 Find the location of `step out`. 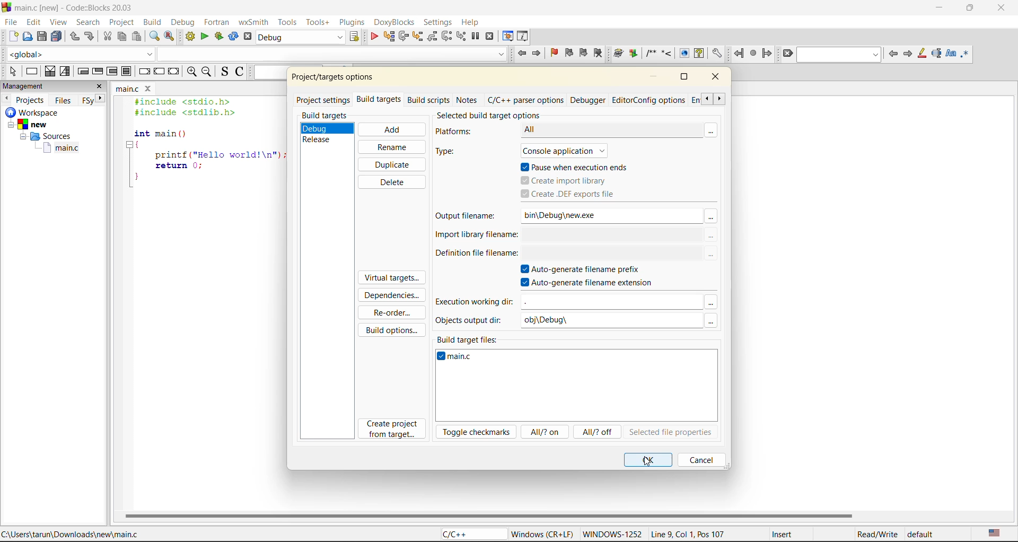

step out is located at coordinates (433, 37).